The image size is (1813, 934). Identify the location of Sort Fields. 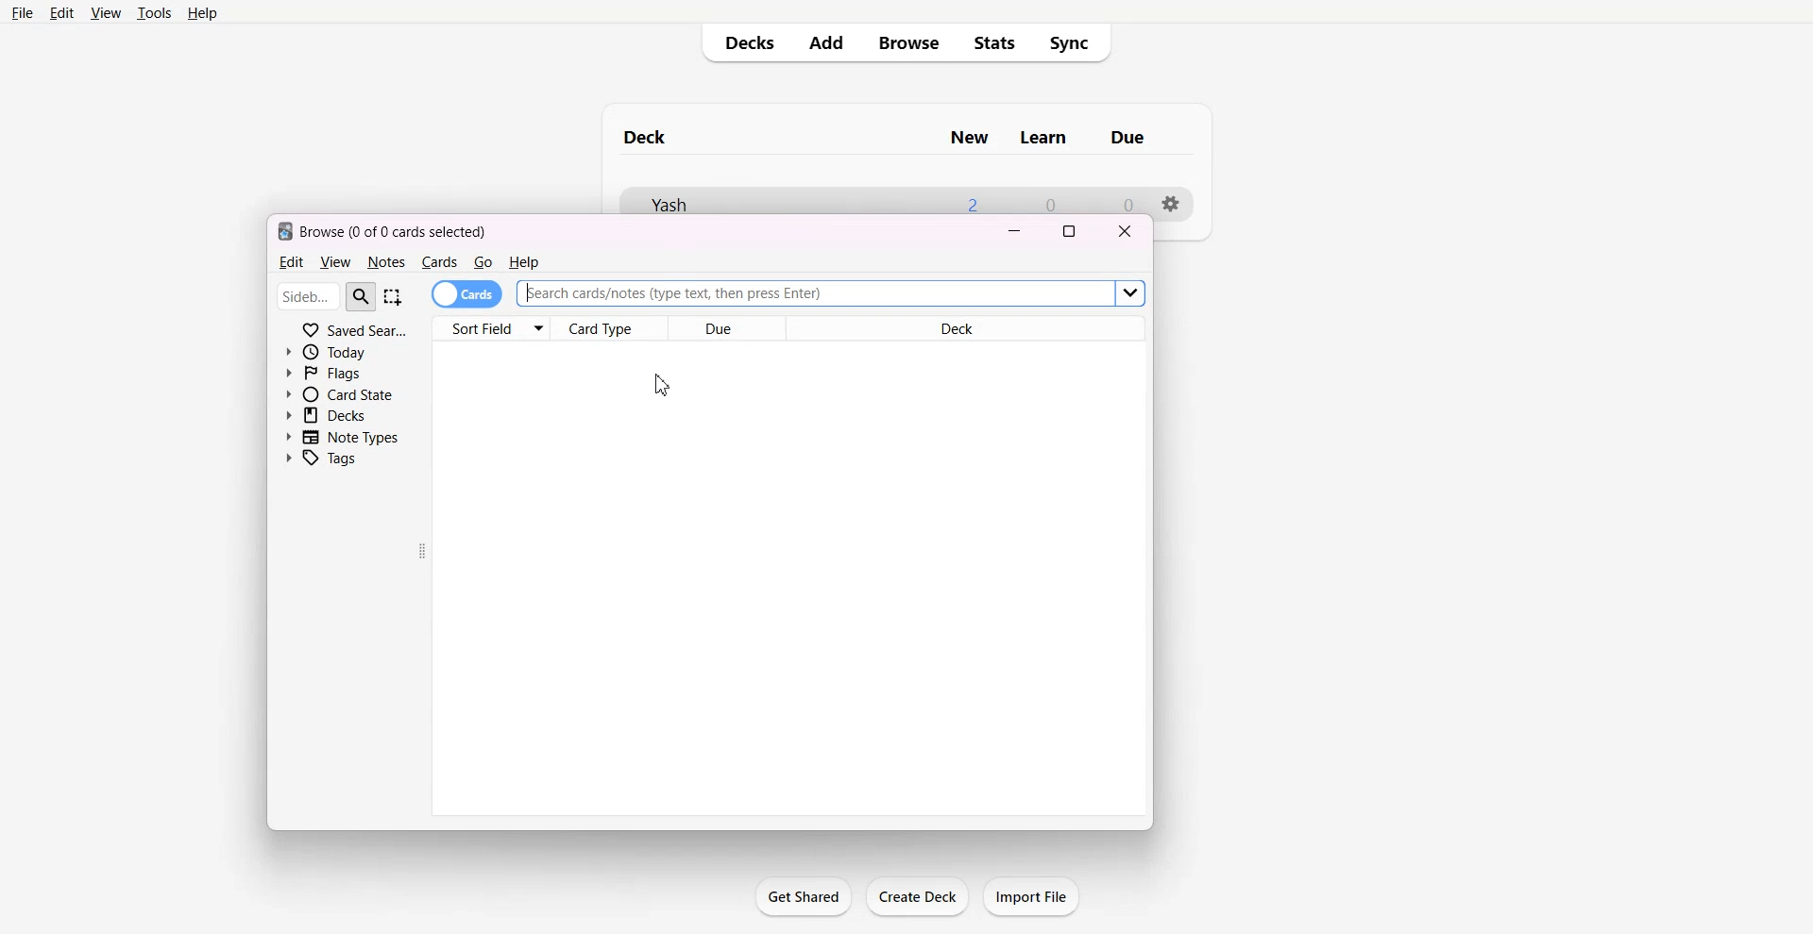
(491, 329).